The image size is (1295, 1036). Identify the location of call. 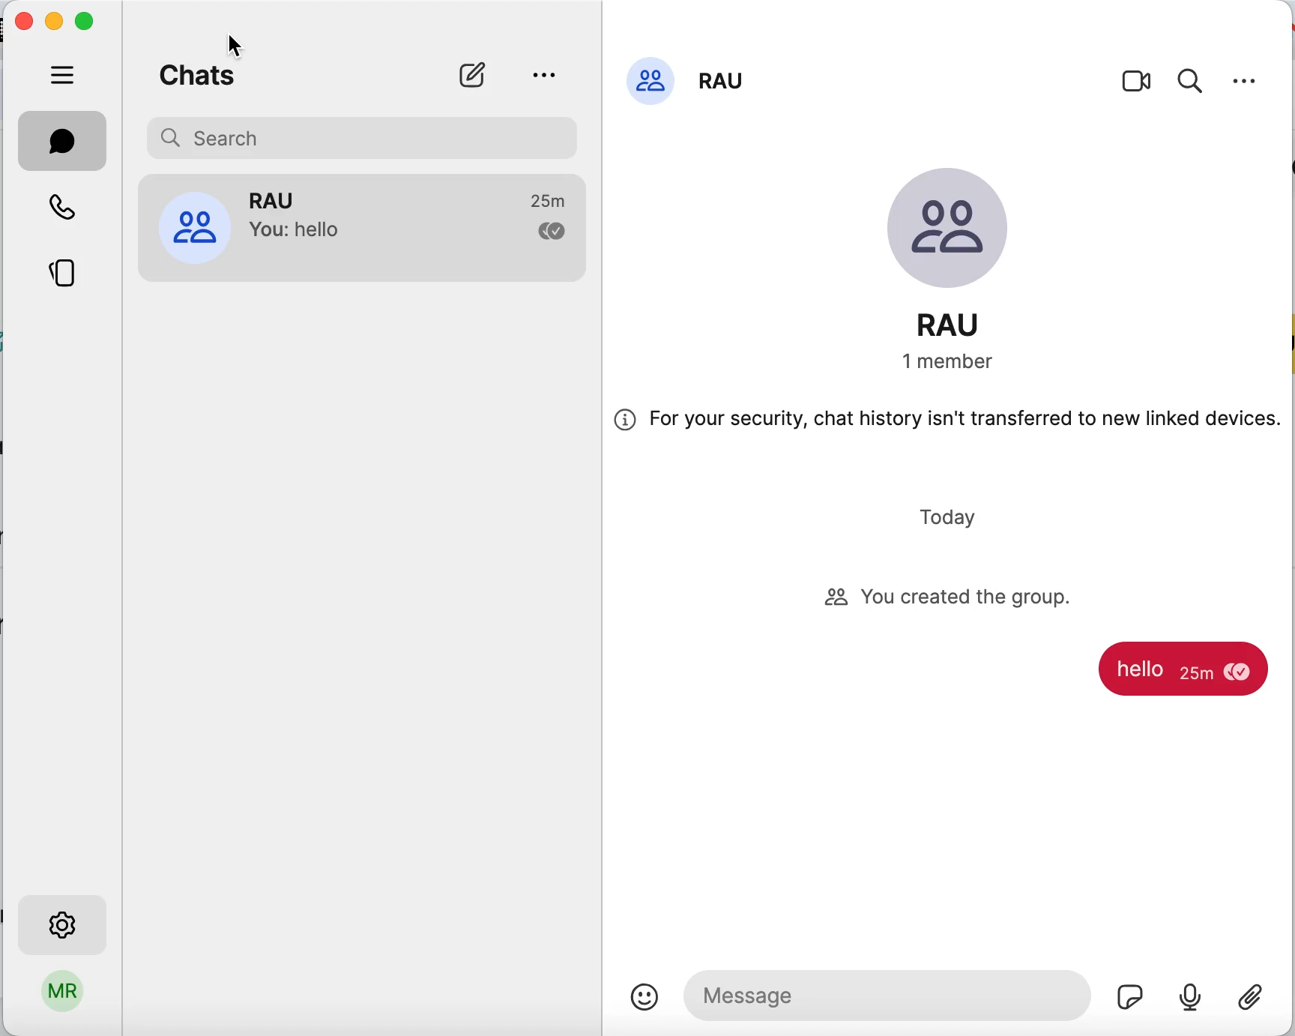
(64, 205).